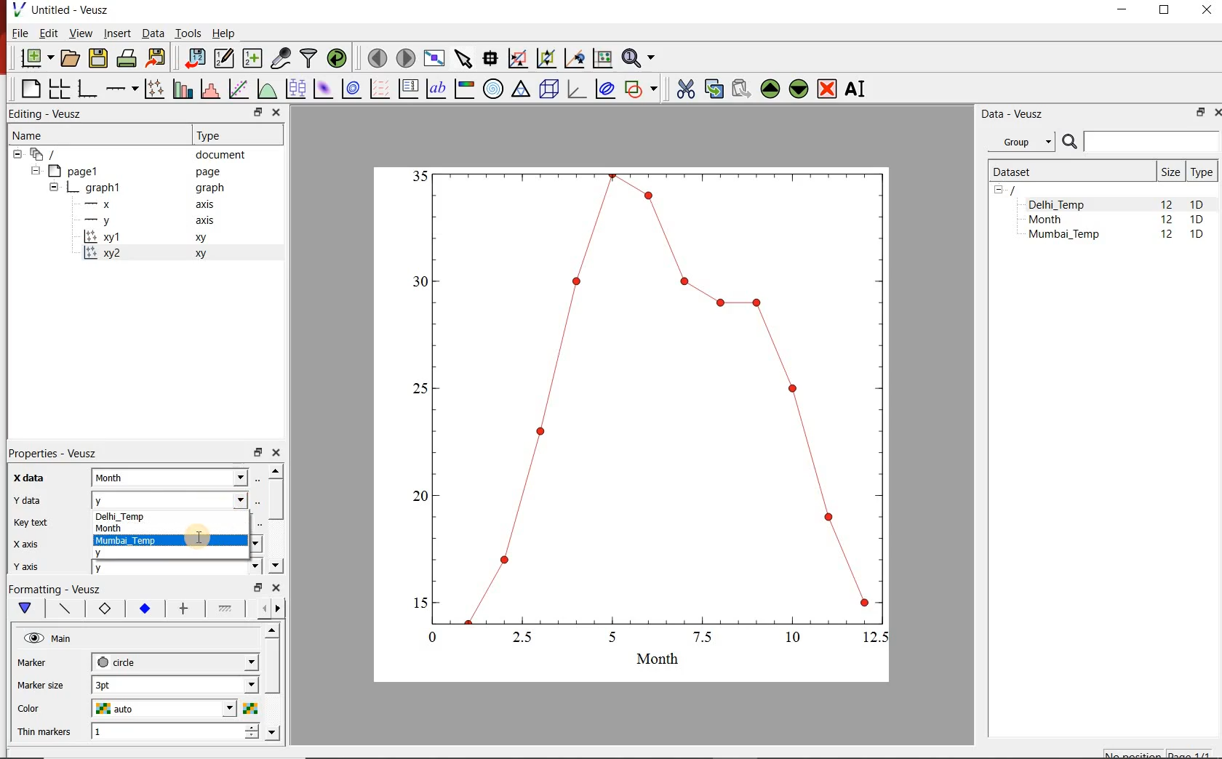 Image resolution: width=1222 pixels, height=759 pixels. What do you see at coordinates (351, 89) in the screenshot?
I see `plot a 2d dataset as contours` at bounding box center [351, 89].